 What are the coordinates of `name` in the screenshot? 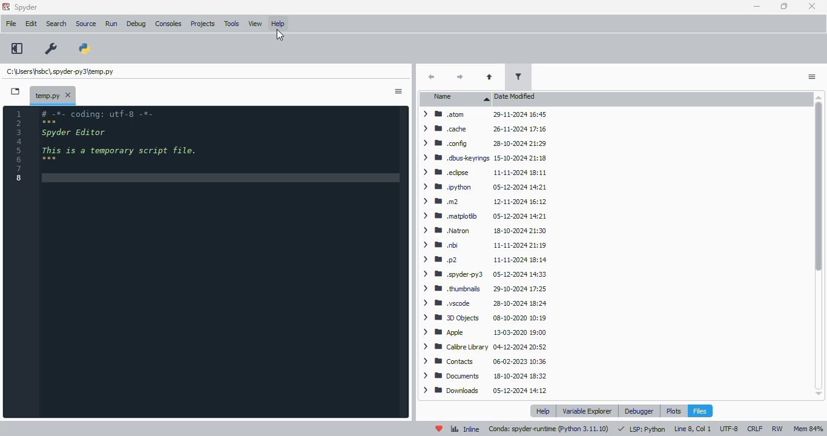 It's located at (455, 97).